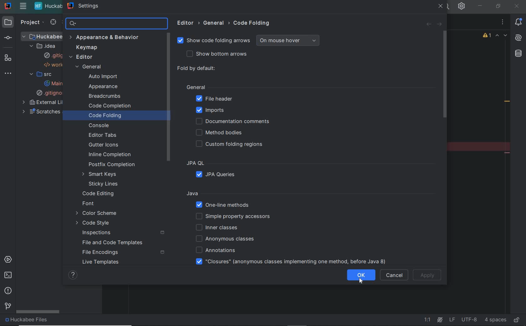 The width and height of the screenshot is (526, 326). Describe the element at coordinates (52, 103) in the screenshot. I see `external libraries` at that location.